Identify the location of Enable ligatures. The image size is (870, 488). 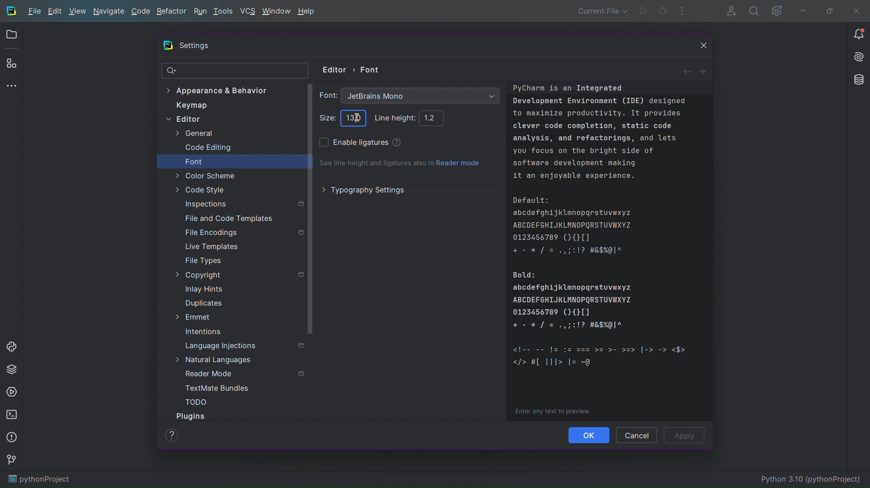
(354, 142).